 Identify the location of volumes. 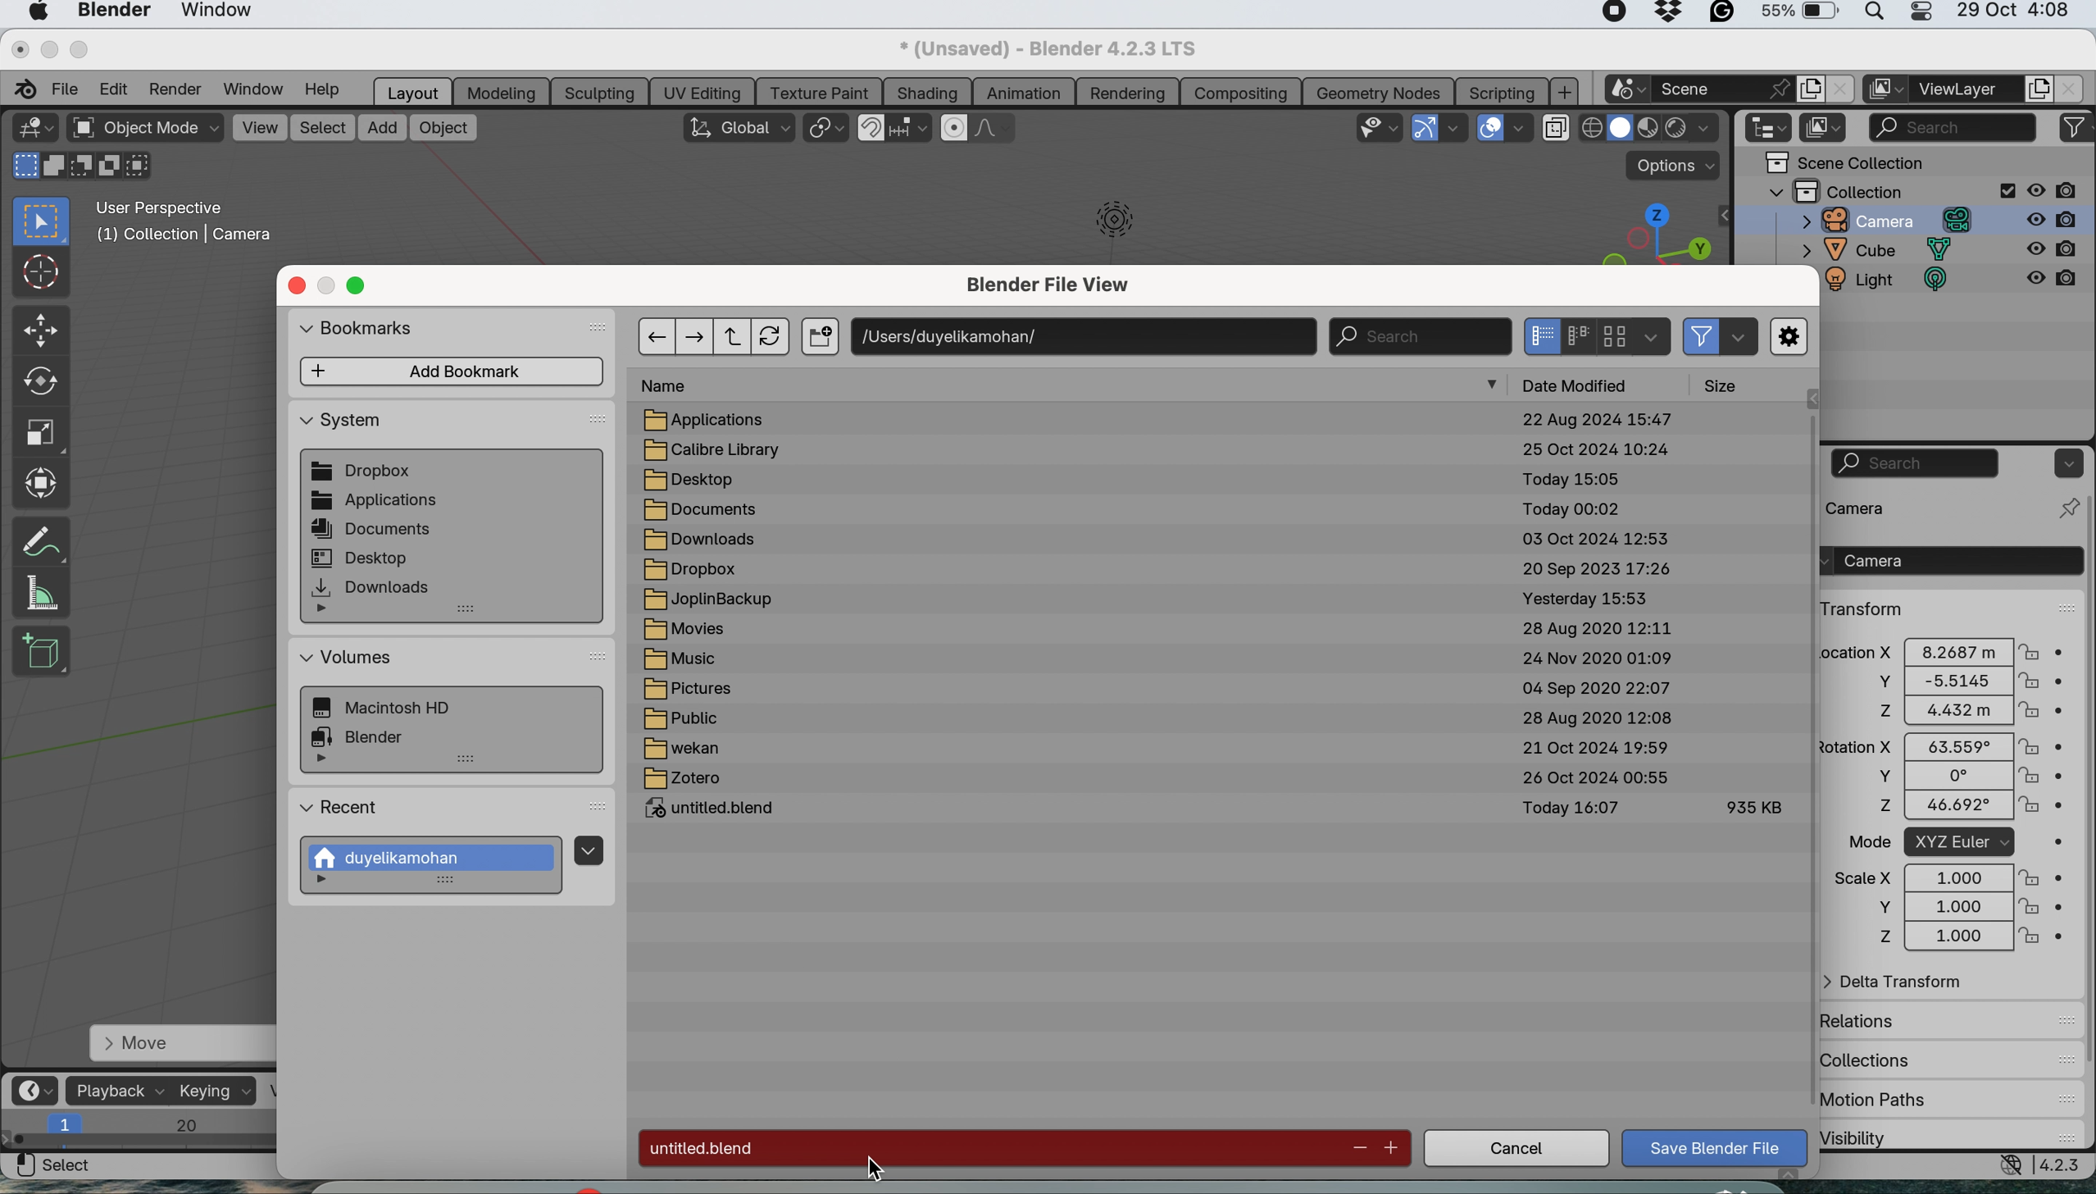
(348, 659).